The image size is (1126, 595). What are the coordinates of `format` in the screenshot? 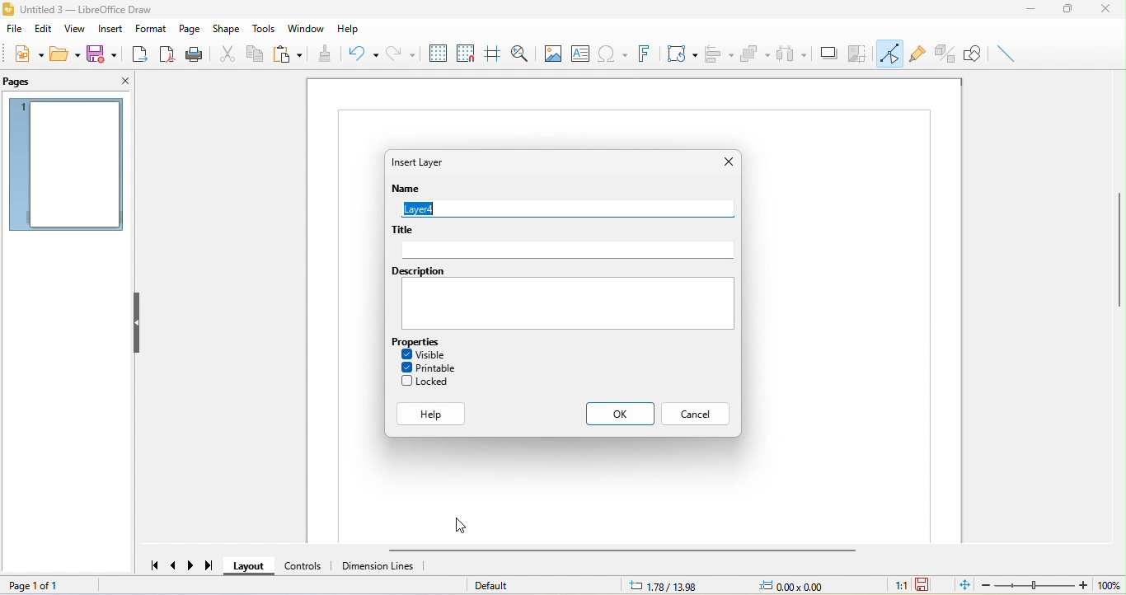 It's located at (149, 29).